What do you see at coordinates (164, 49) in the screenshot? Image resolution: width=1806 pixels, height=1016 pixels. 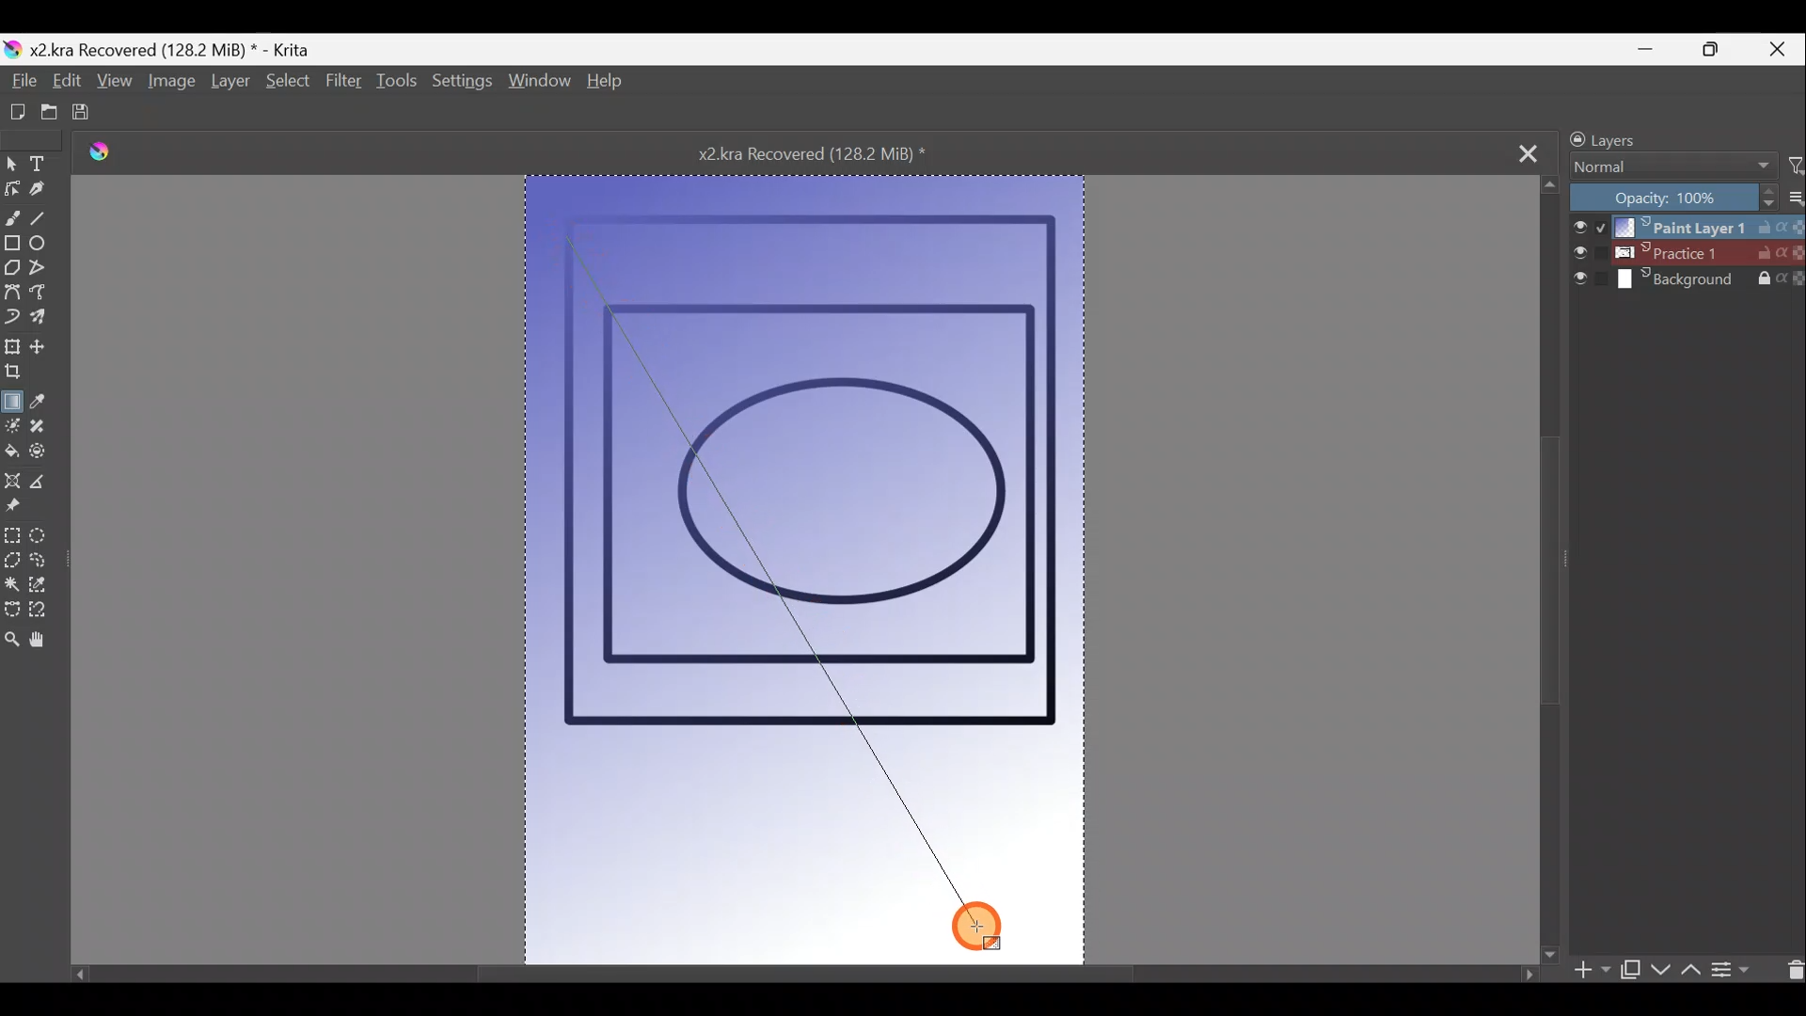 I see `Document name` at bounding box center [164, 49].